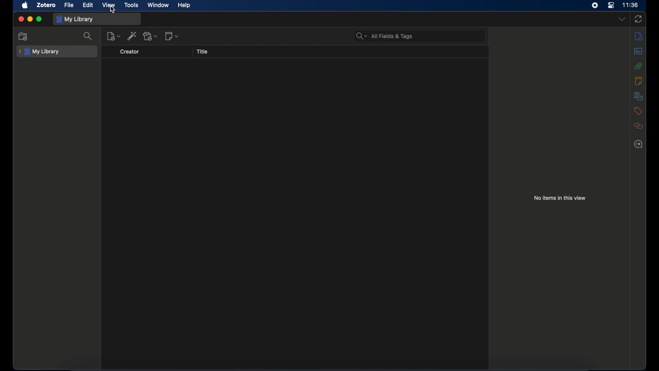 The height and width of the screenshot is (371, 659). Describe the element at coordinates (638, 51) in the screenshot. I see `abstract` at that location.